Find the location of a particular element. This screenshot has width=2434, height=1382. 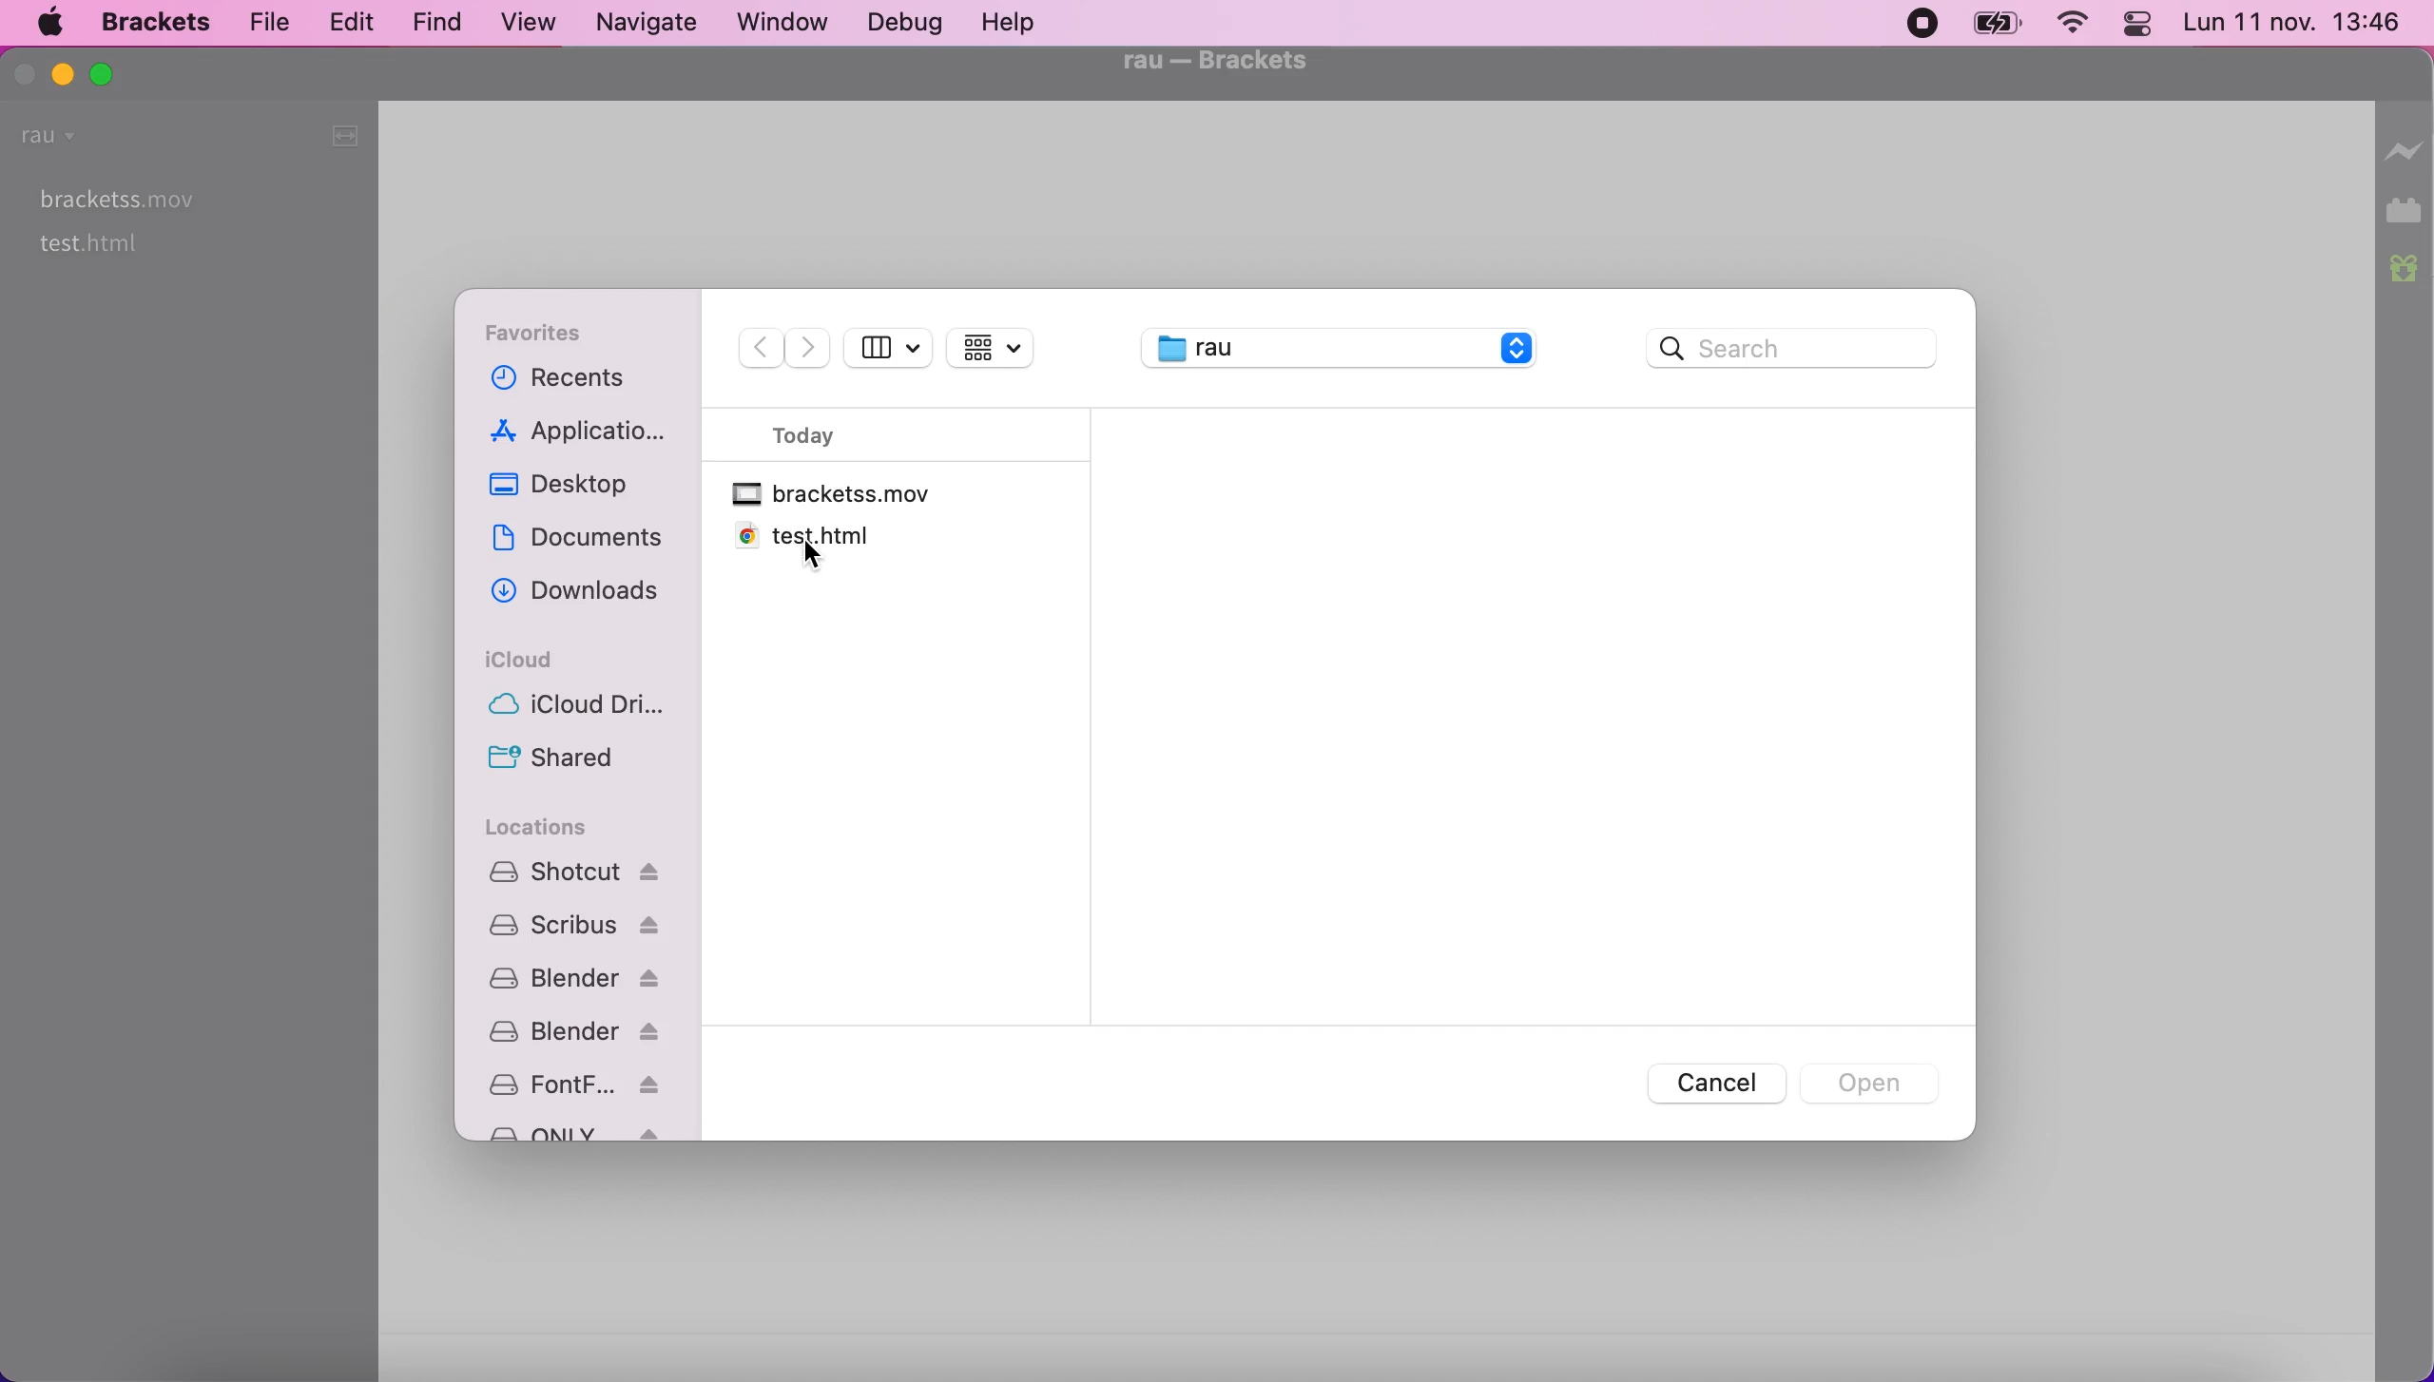

debug is located at coordinates (910, 22).